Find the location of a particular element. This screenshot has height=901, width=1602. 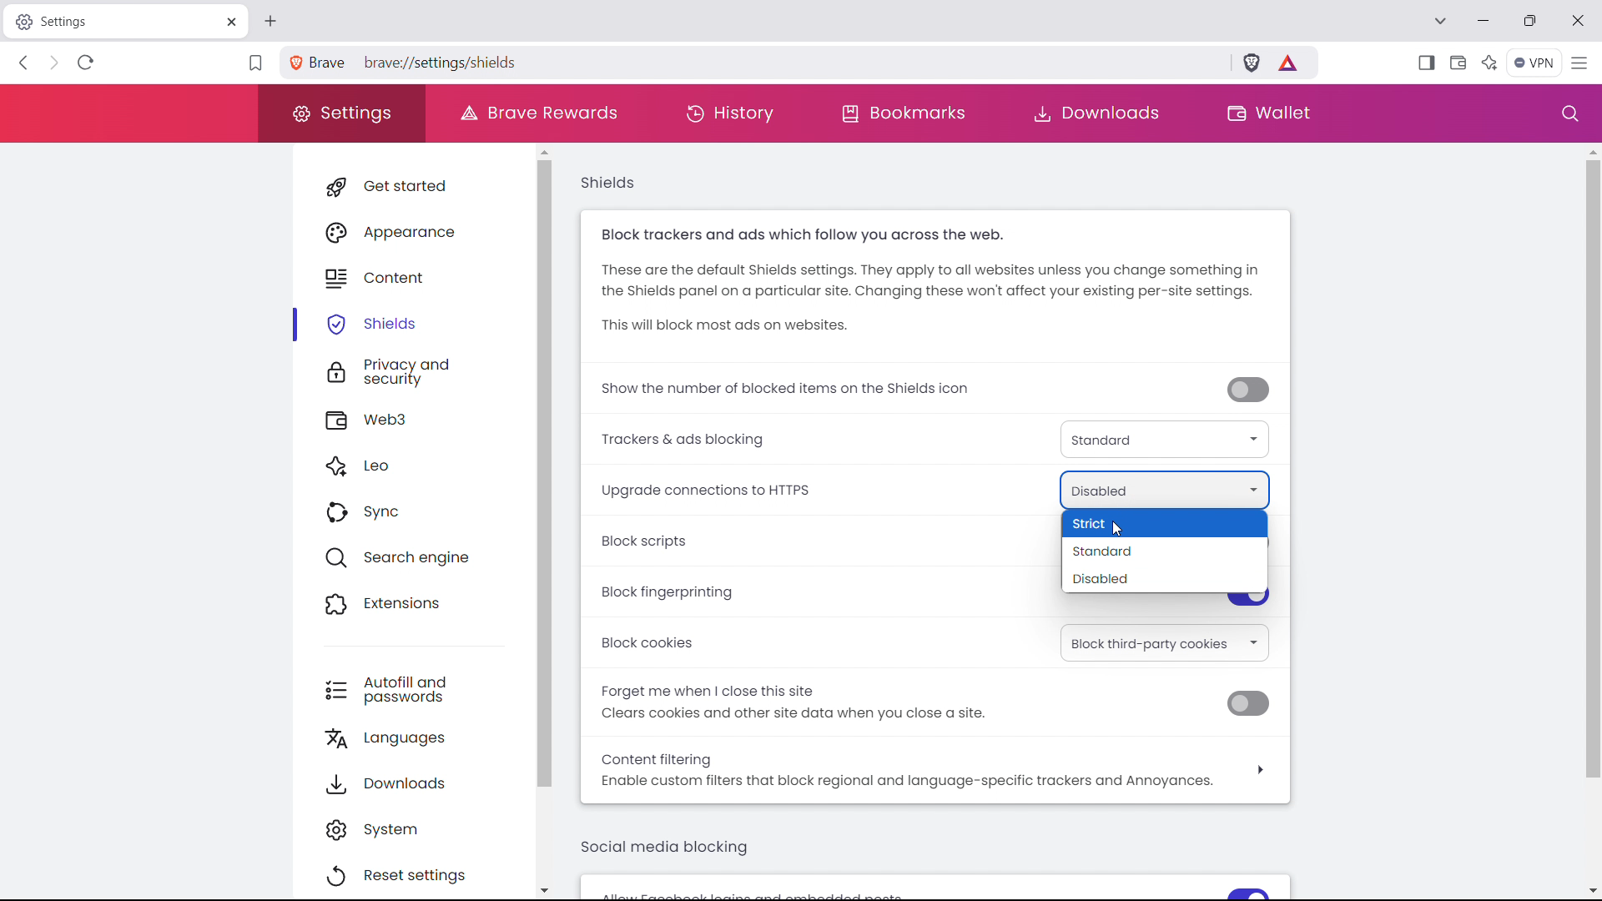

strict is located at coordinates (1163, 523).